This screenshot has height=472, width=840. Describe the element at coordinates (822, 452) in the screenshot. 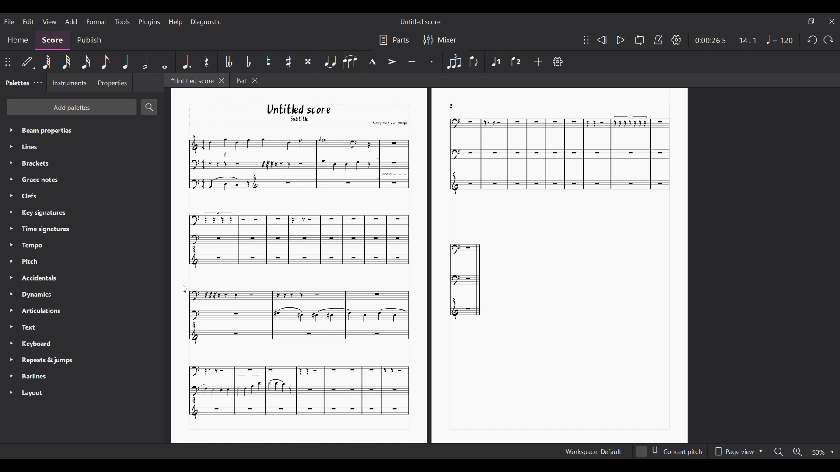

I see `50 %` at that location.